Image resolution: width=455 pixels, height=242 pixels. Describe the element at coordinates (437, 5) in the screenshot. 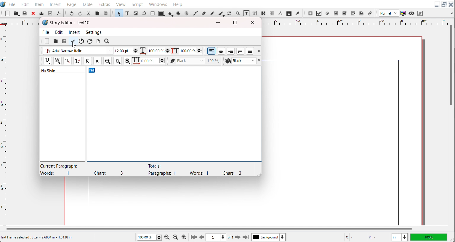

I see `Minimize` at that location.